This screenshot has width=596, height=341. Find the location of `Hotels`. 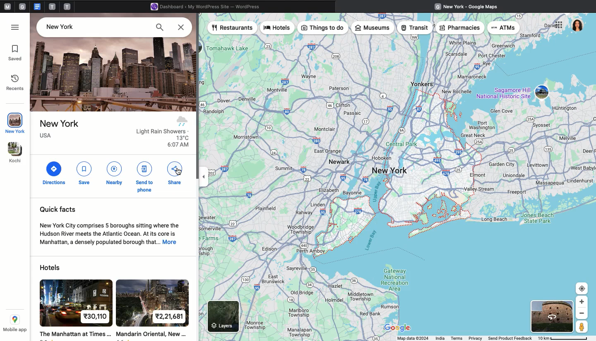

Hotels is located at coordinates (50, 265).